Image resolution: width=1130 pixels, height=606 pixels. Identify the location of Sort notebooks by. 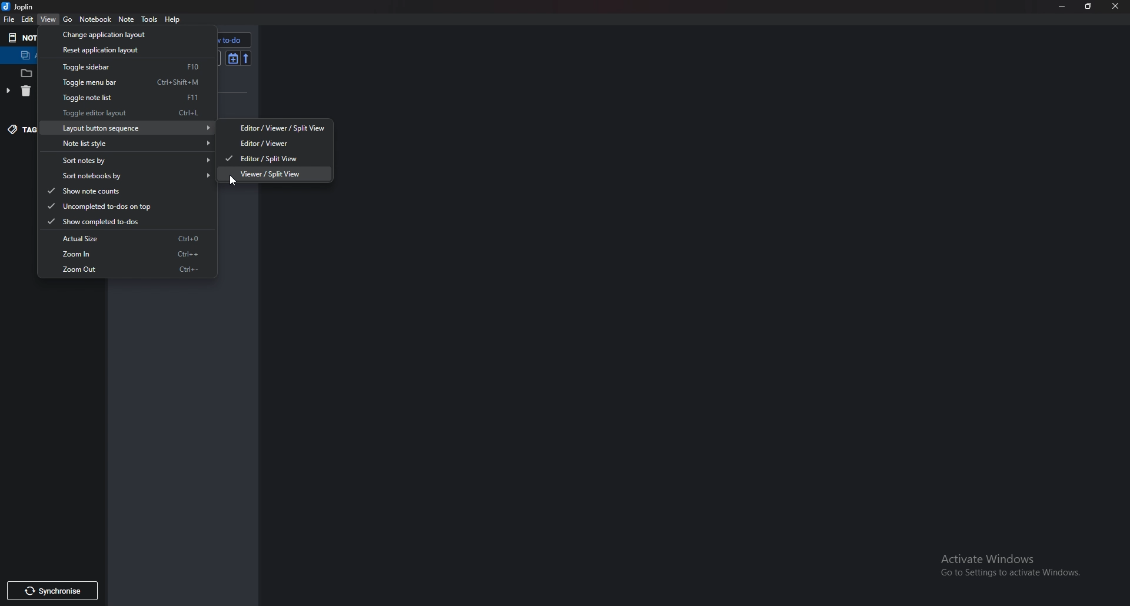
(130, 175).